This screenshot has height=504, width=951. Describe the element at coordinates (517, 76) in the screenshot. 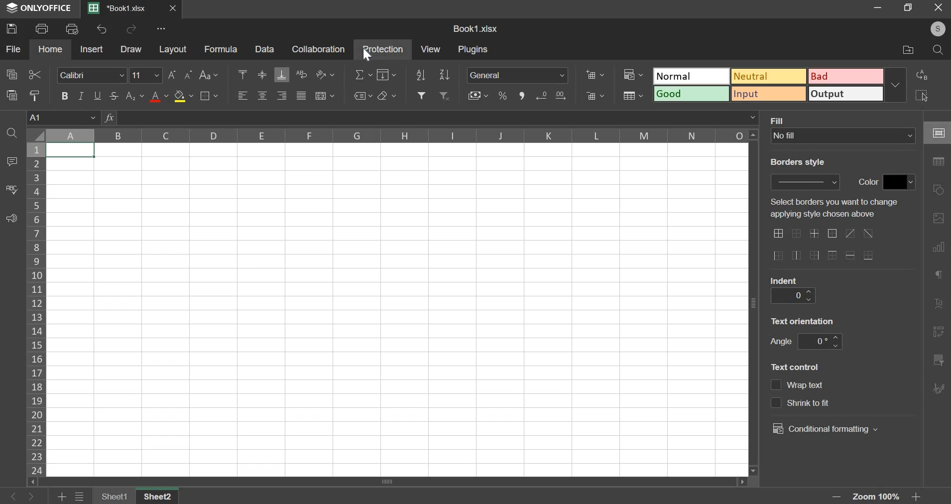

I see `number format` at that location.